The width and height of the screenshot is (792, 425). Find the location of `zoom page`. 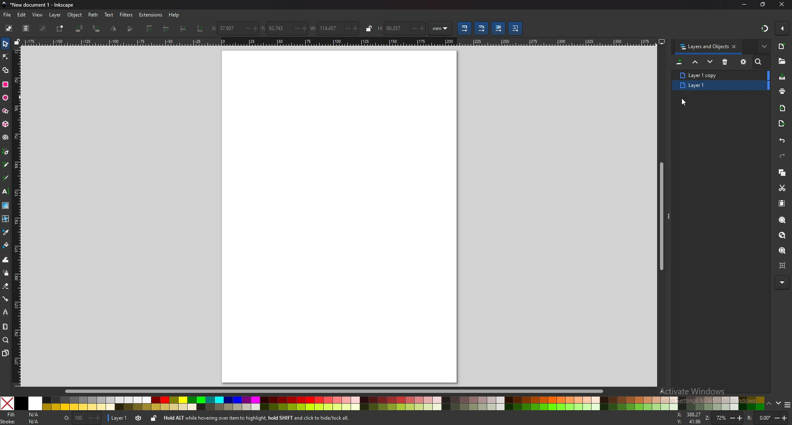

zoom page is located at coordinates (781, 250).